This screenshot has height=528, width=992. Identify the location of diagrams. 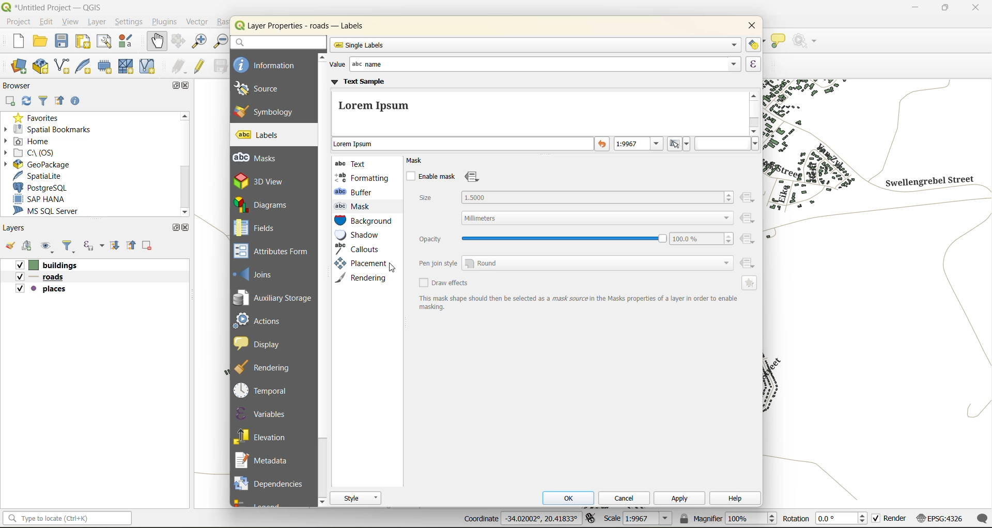
(267, 205).